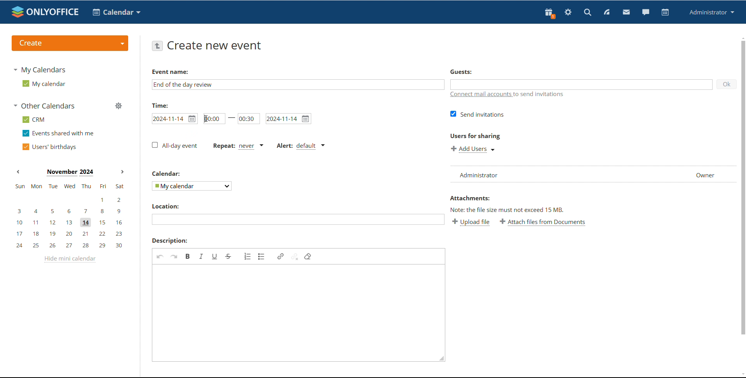  What do you see at coordinates (228, 257) in the screenshot?
I see `strikethrough` at bounding box center [228, 257].